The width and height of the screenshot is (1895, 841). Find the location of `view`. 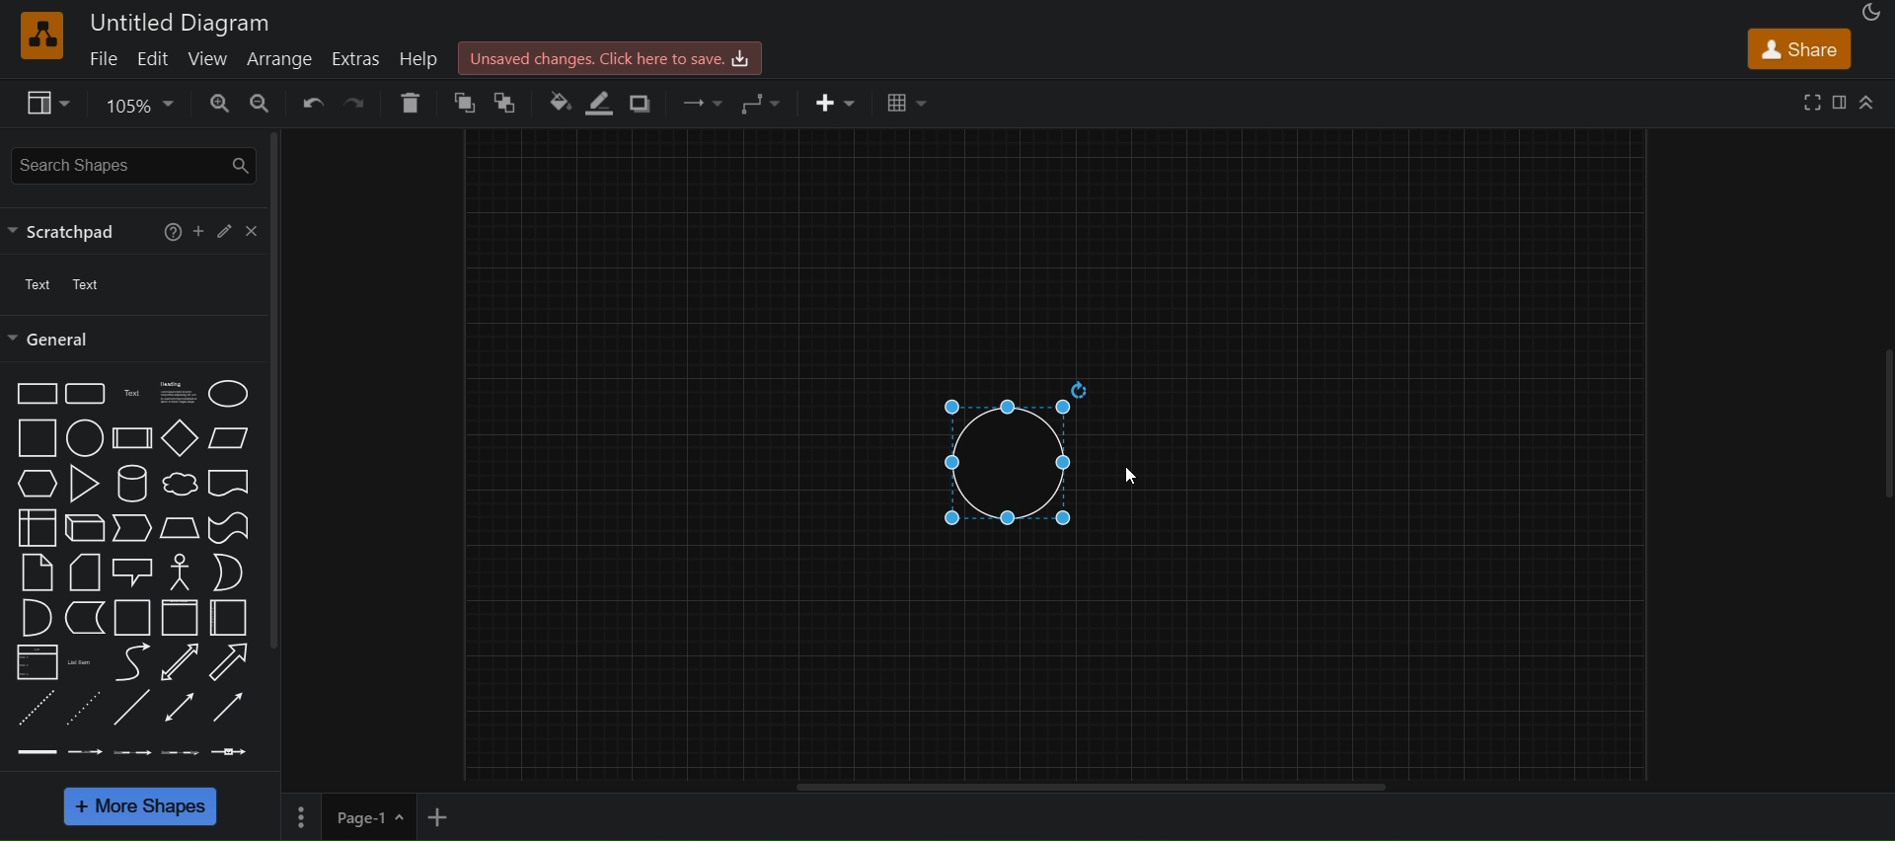

view is located at coordinates (209, 57).